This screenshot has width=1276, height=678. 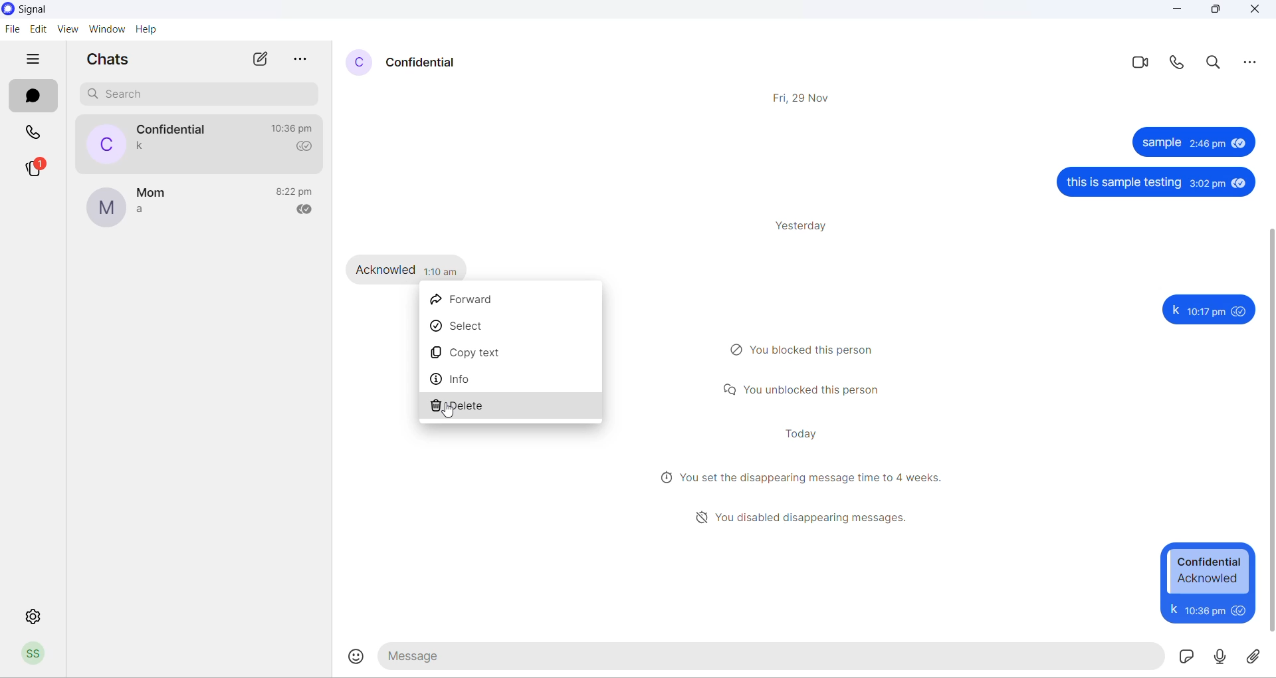 I want to click on chats, so click(x=35, y=97).